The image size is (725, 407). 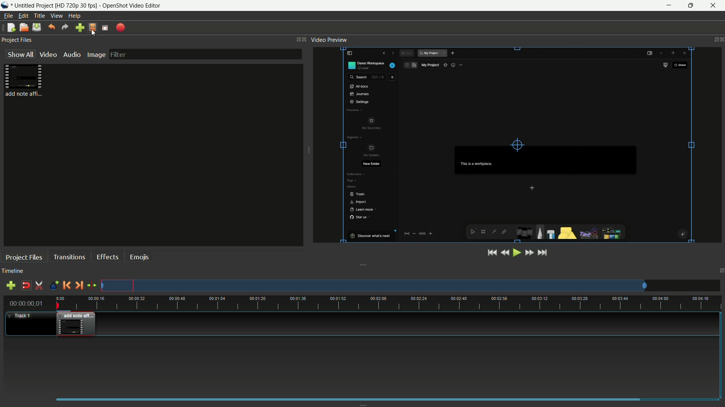 I want to click on add track, so click(x=11, y=286).